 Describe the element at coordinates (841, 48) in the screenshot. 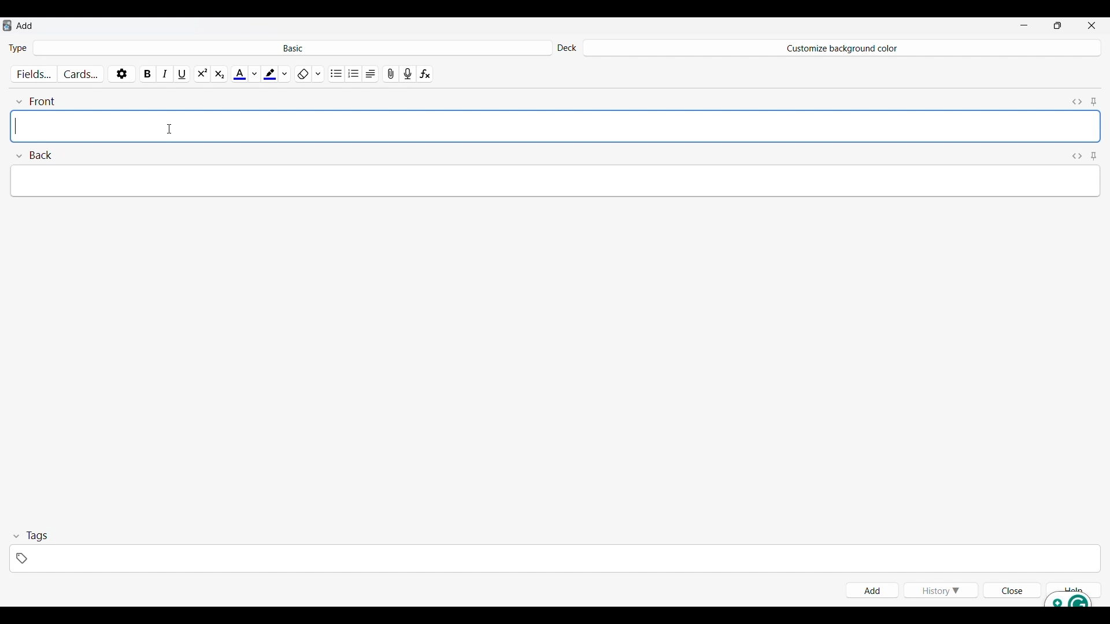

I see `Deck name changed` at that location.